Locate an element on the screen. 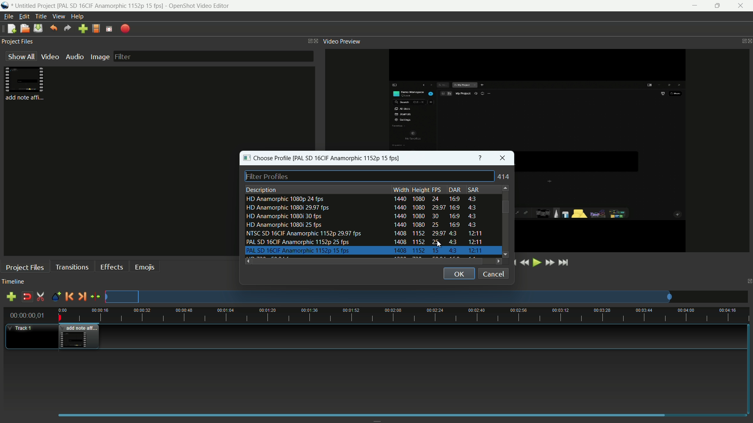 This screenshot has width=753, height=423. app icon is located at coordinates (6, 5).